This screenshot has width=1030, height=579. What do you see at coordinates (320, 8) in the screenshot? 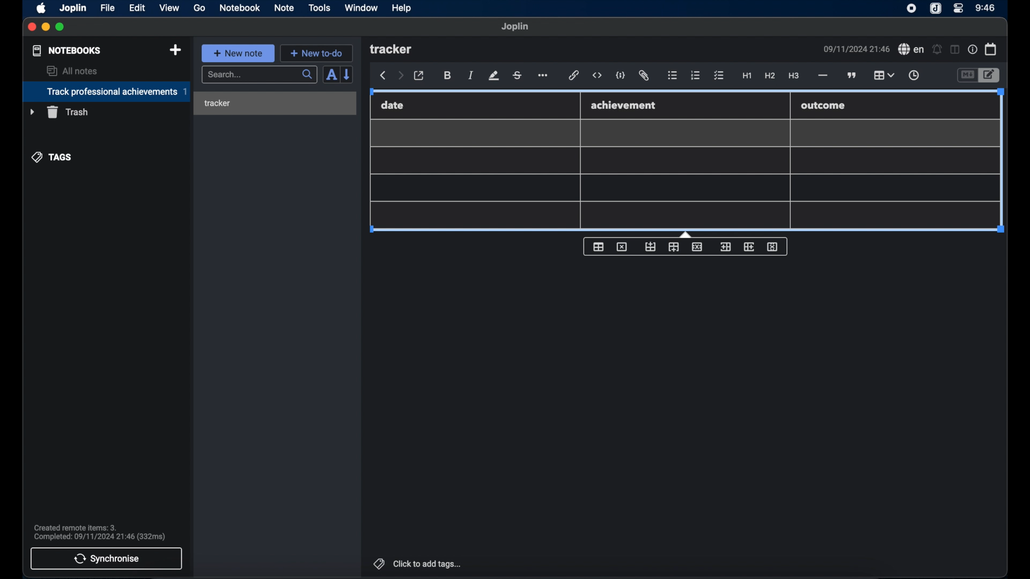
I see `tools` at bounding box center [320, 8].